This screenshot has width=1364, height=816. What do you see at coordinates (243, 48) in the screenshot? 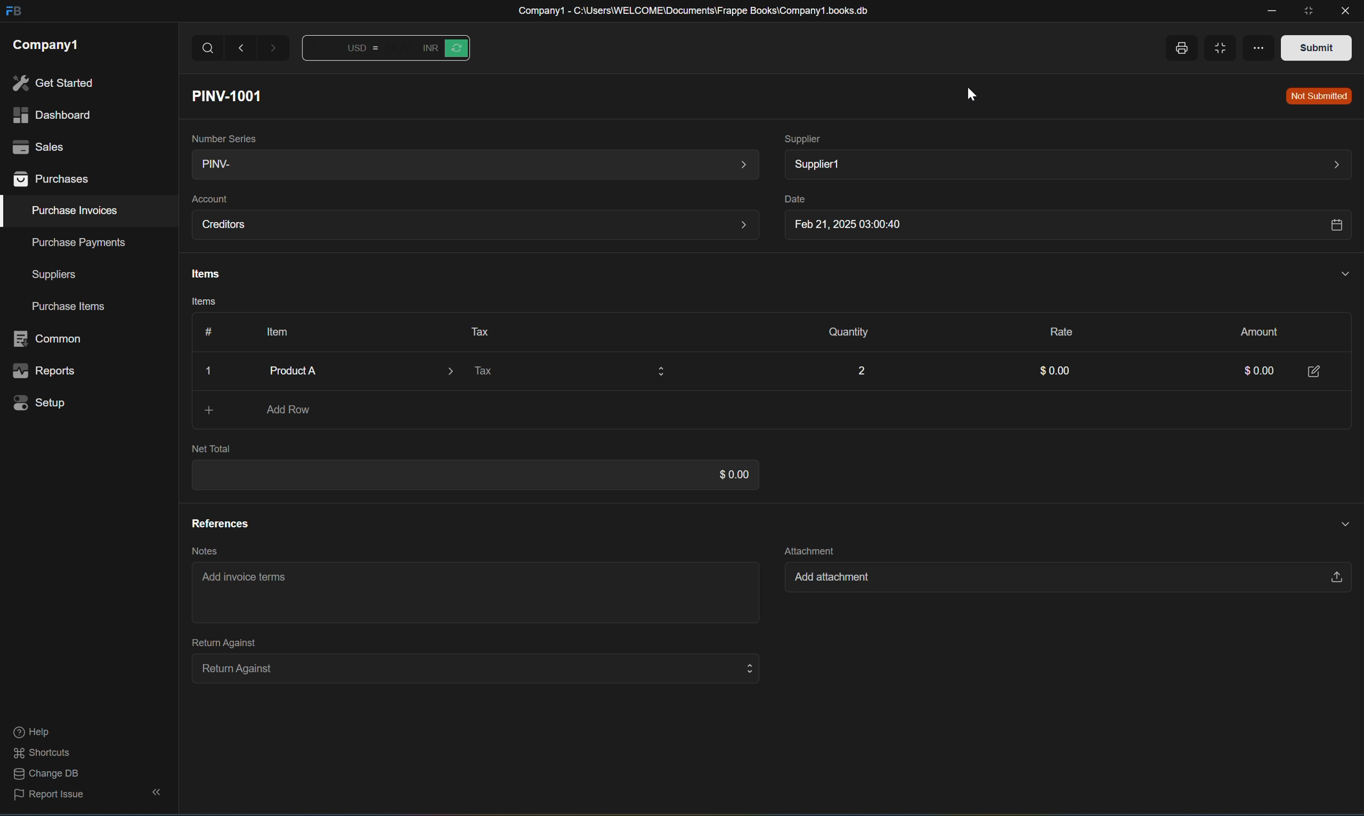
I see `Back` at bounding box center [243, 48].